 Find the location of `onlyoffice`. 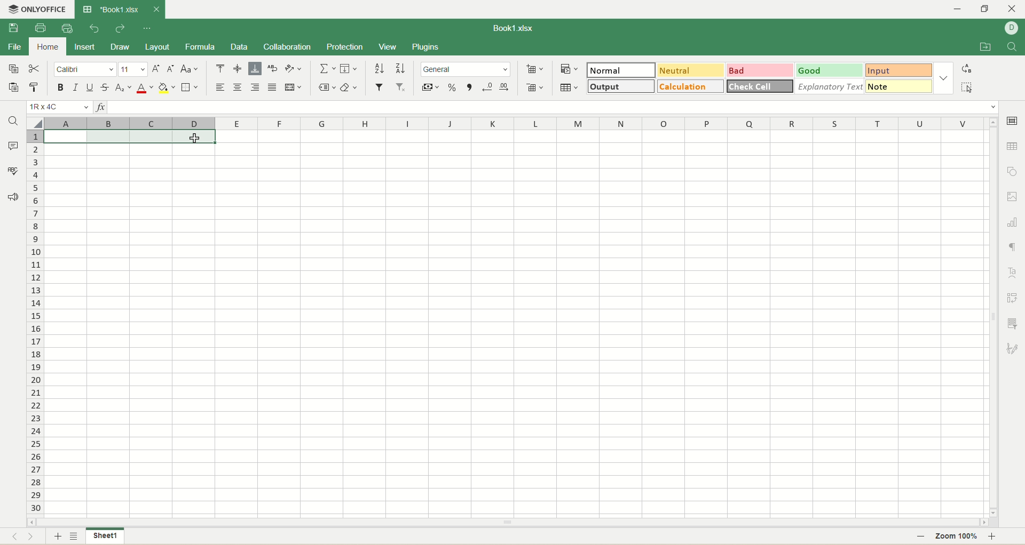

onlyoffice is located at coordinates (37, 10).